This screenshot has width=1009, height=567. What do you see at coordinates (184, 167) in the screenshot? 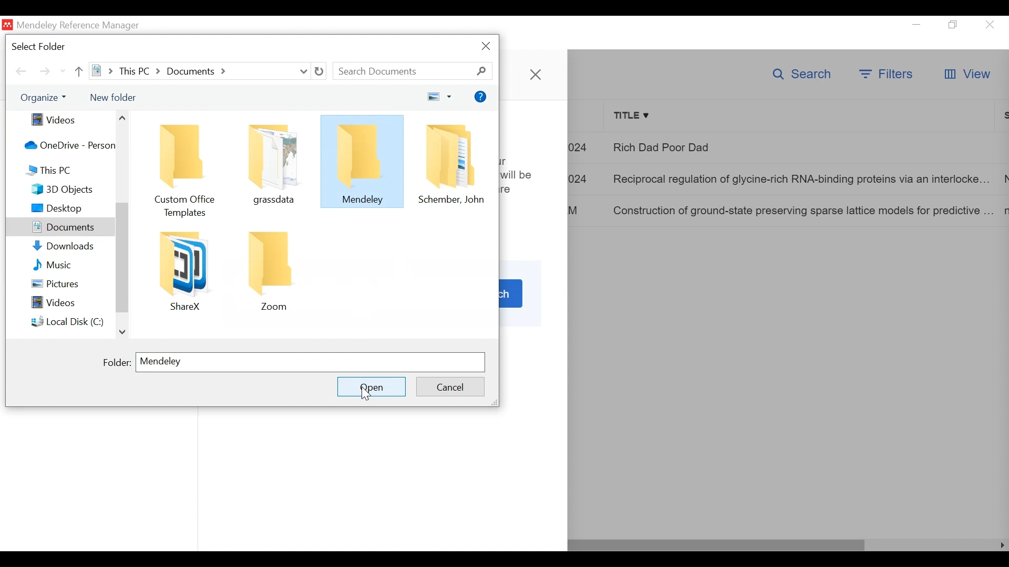
I see `Folder` at bounding box center [184, 167].